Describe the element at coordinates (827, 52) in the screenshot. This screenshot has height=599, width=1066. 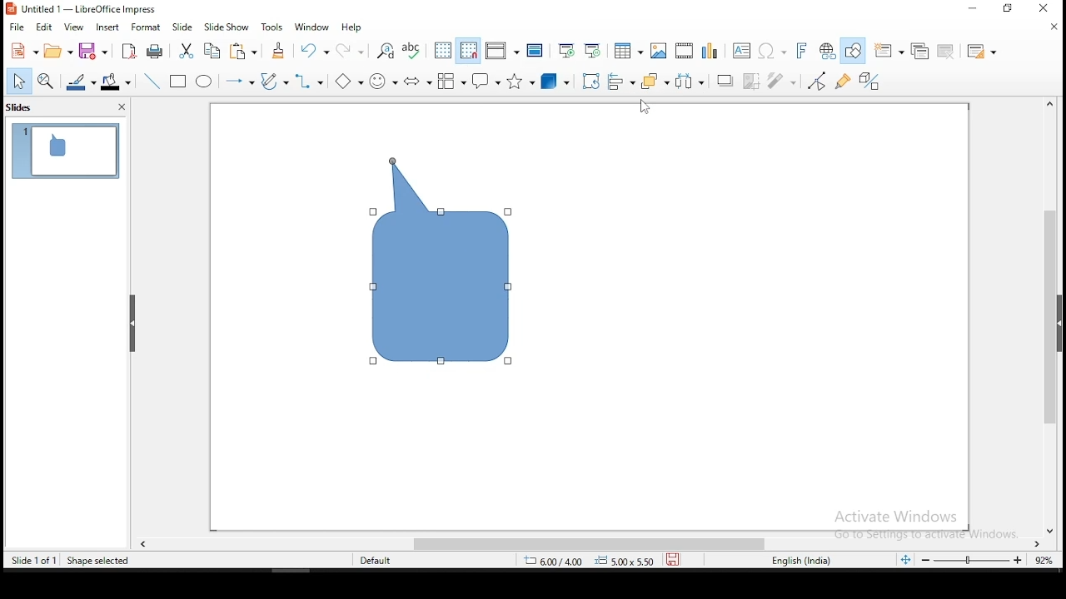
I see `insert hyperlink` at that location.